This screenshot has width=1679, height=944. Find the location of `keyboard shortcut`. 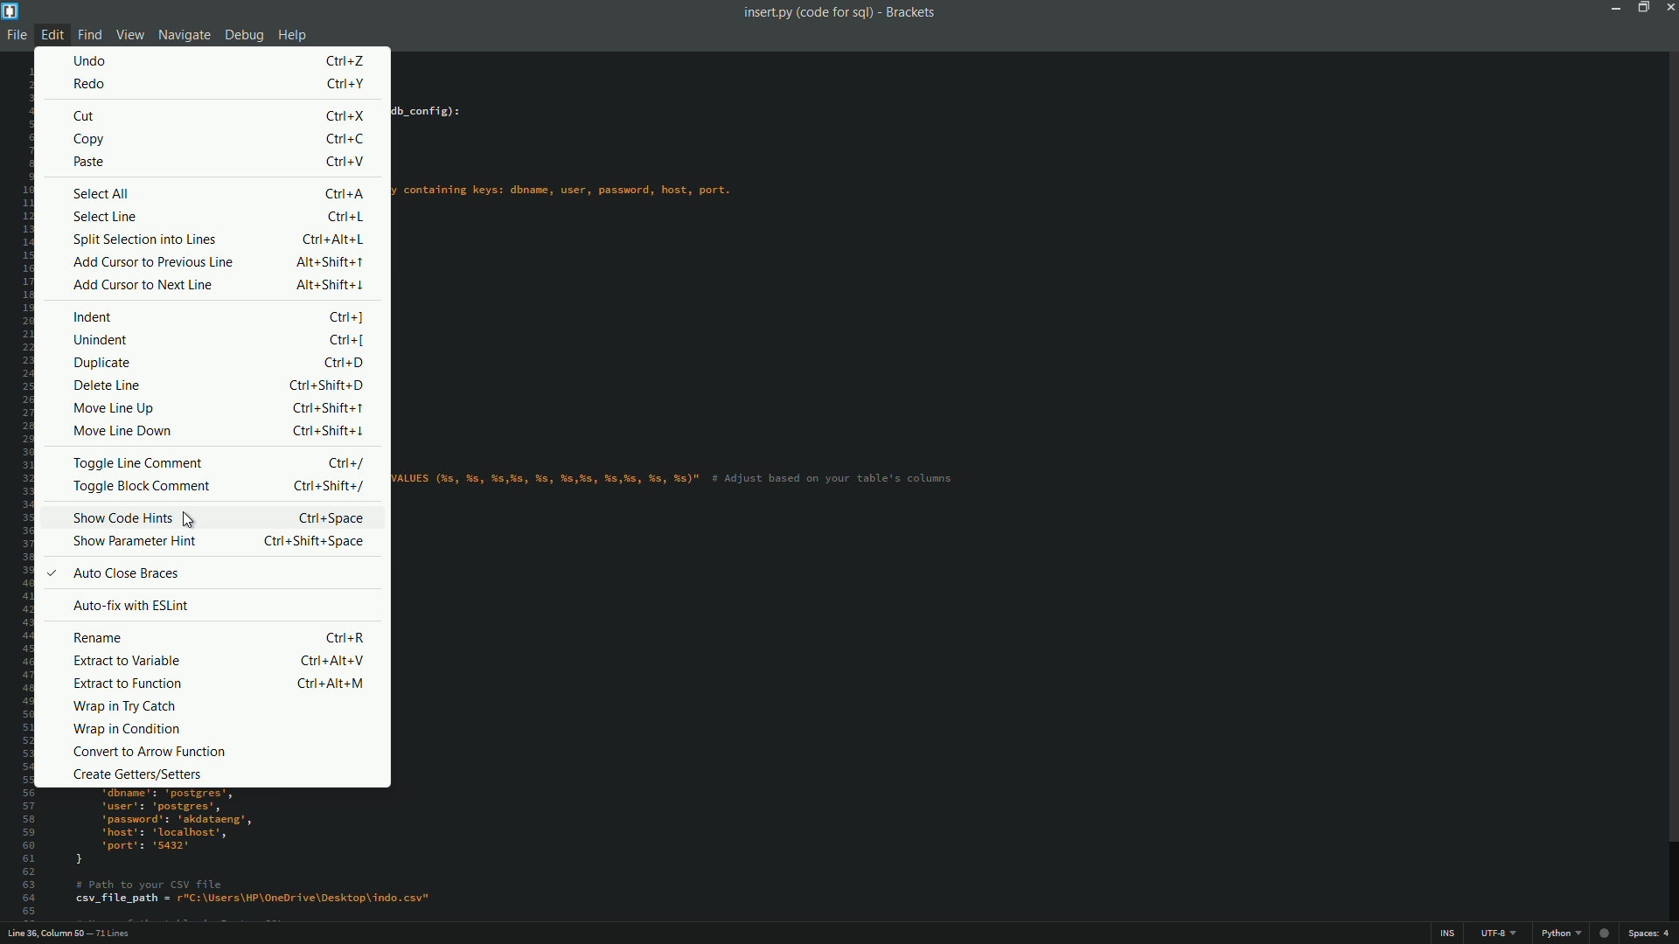

keyboard shortcut is located at coordinates (344, 218).